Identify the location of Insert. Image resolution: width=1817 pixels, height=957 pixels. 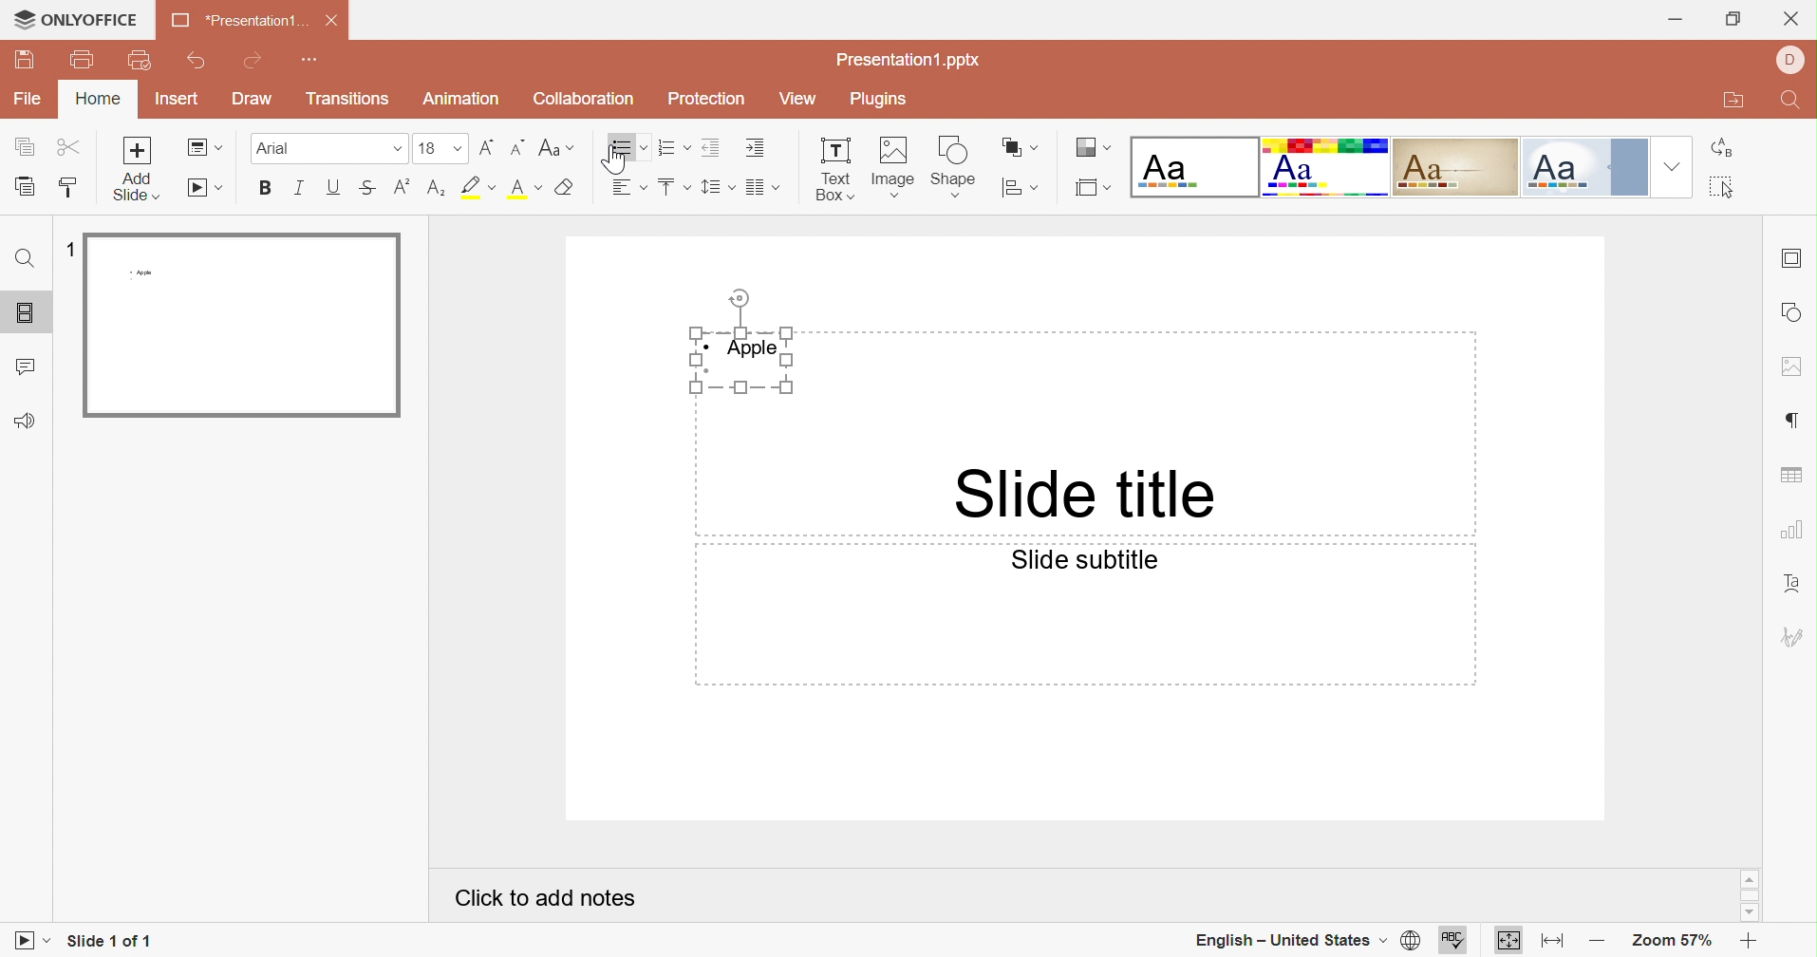
(178, 101).